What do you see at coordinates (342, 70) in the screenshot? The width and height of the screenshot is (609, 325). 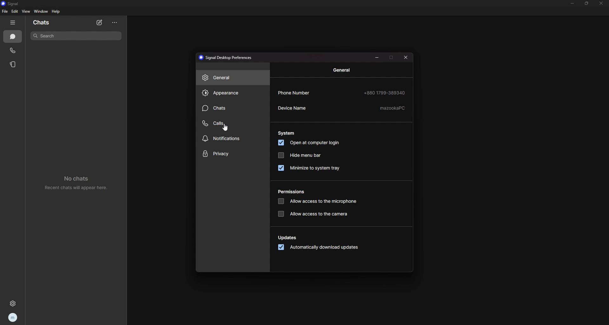 I see `general` at bounding box center [342, 70].